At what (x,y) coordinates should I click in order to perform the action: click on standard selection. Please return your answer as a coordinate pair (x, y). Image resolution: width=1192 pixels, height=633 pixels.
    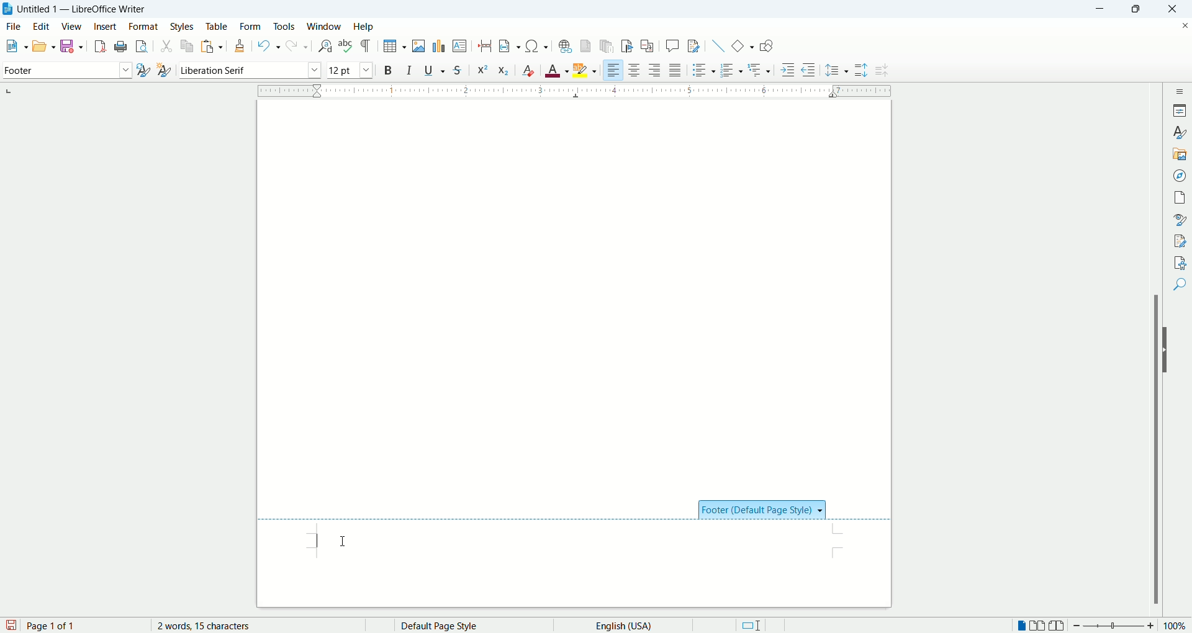
    Looking at the image, I should click on (751, 626).